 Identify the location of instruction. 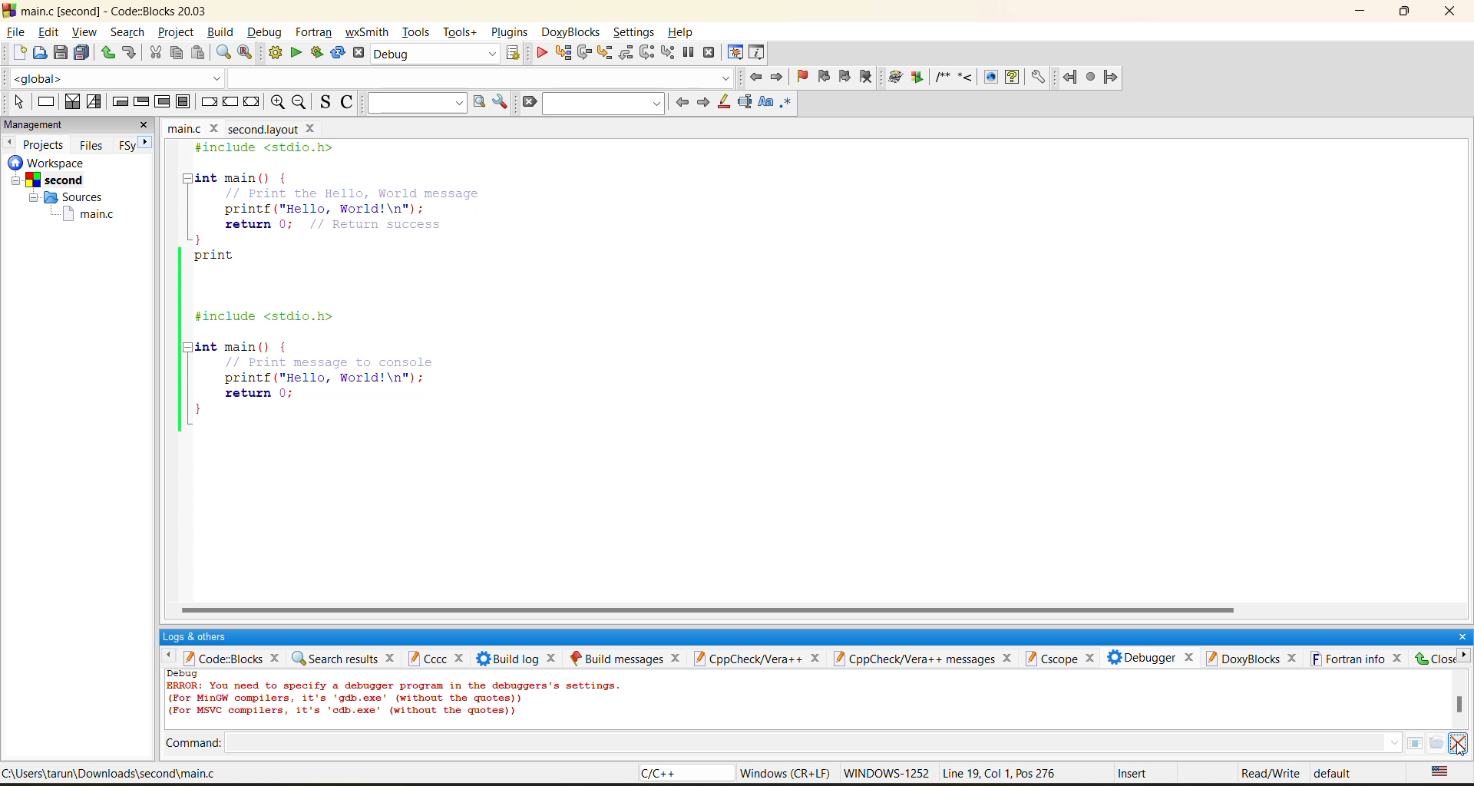
(45, 103).